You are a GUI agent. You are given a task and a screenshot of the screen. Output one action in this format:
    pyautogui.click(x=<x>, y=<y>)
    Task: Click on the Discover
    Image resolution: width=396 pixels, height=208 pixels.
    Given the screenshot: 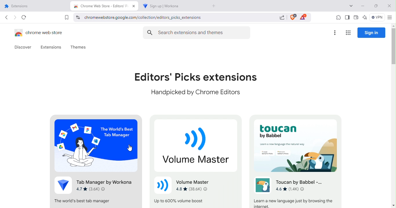 What is the action you would take?
    pyautogui.click(x=23, y=47)
    